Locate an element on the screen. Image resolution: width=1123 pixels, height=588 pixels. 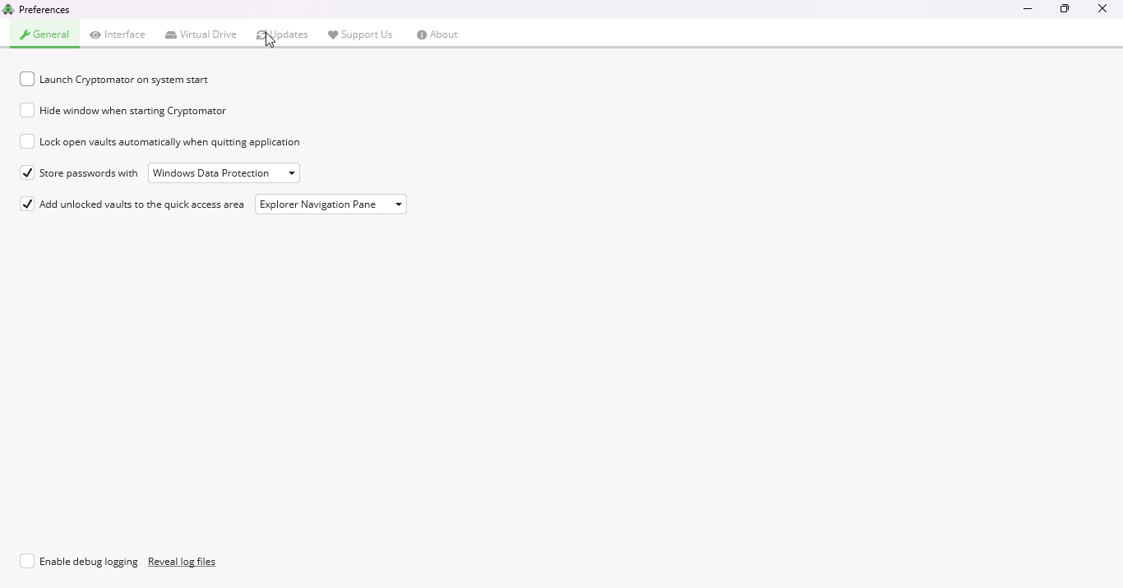
Window Data Protection is located at coordinates (225, 173).